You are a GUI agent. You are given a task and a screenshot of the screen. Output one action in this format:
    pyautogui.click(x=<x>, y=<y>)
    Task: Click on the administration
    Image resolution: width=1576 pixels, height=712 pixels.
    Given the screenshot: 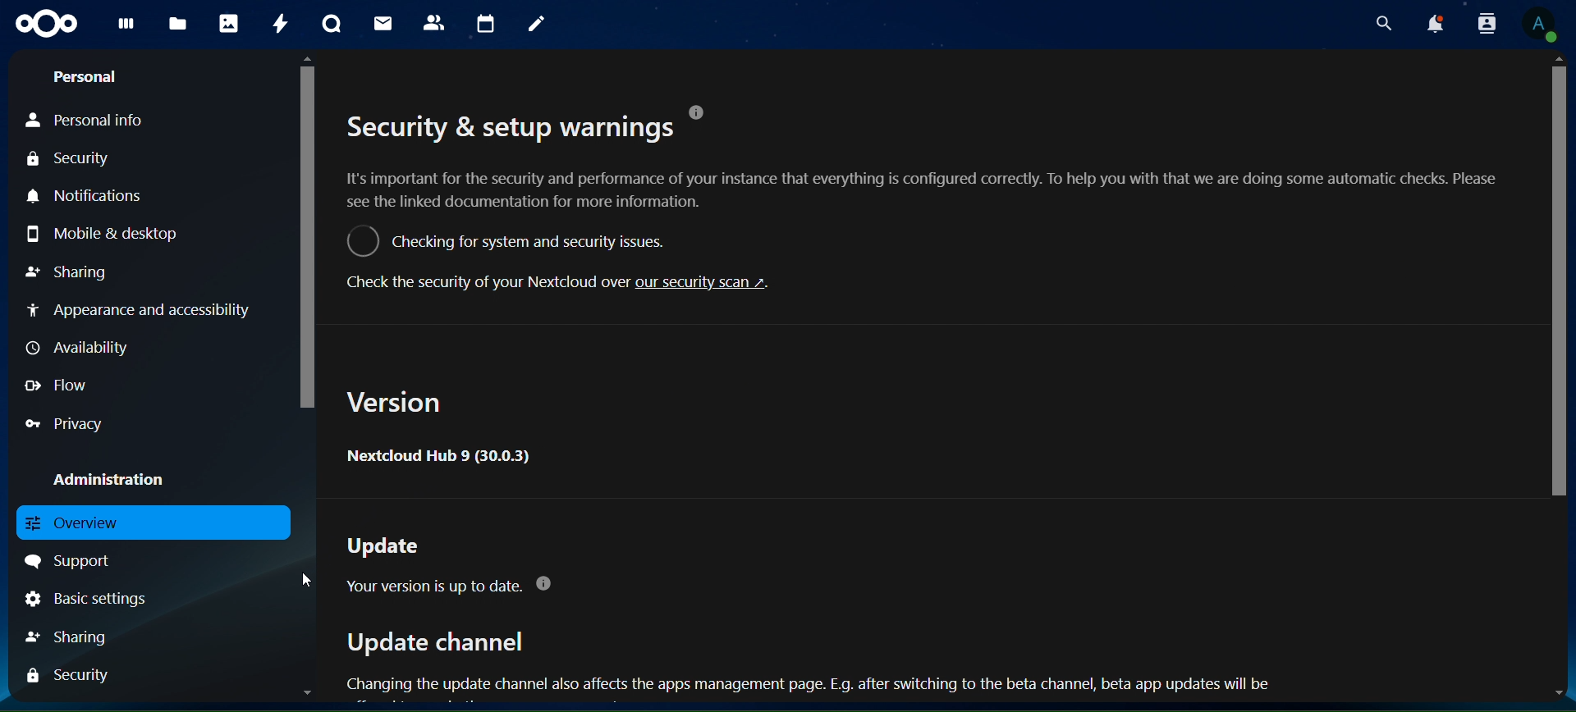 What is the action you would take?
    pyautogui.click(x=106, y=478)
    